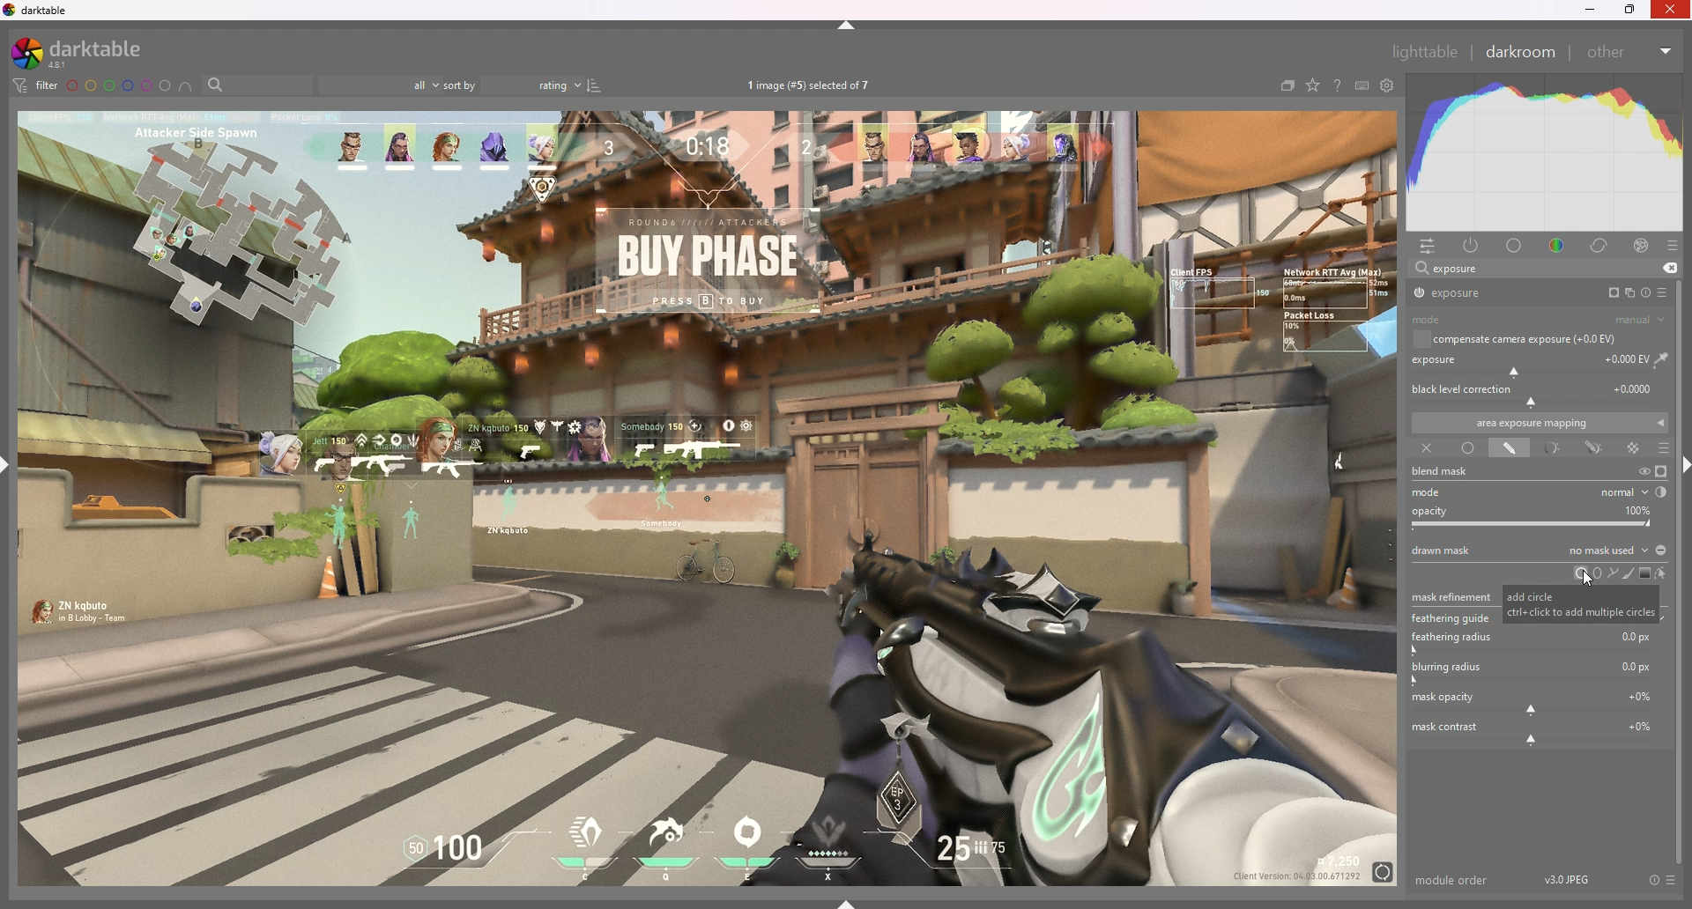 This screenshot has height=909, width=1692. What do you see at coordinates (1625, 293) in the screenshot?
I see `multiple instances action` at bounding box center [1625, 293].